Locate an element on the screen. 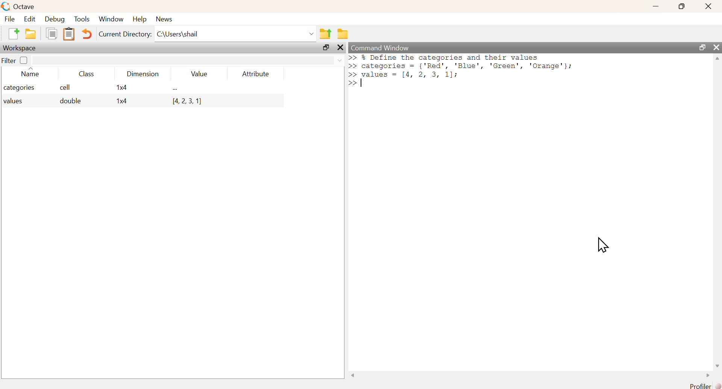 The height and width of the screenshot is (389, 722). Current Directory: is located at coordinates (125, 34).